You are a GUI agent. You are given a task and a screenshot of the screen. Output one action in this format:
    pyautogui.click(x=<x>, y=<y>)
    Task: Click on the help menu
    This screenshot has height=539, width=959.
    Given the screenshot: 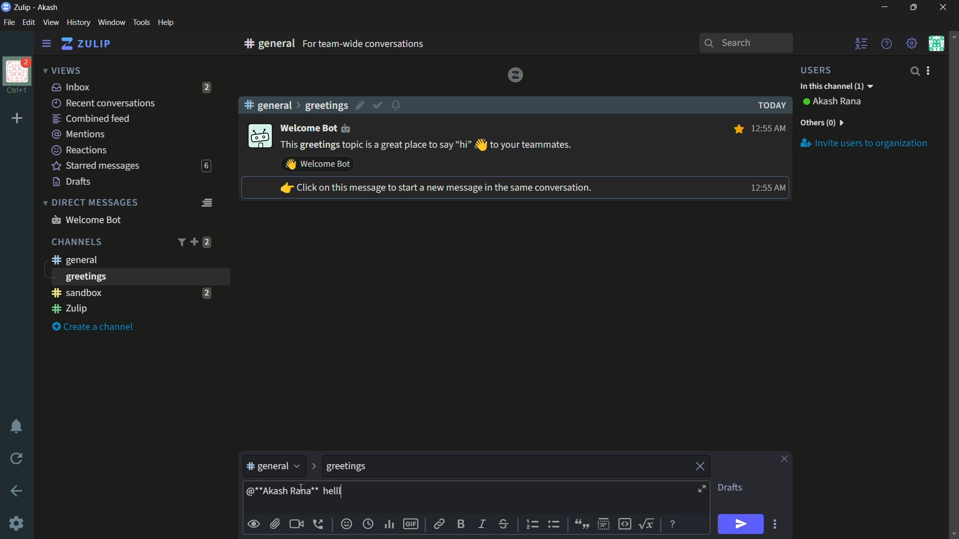 What is the action you would take?
    pyautogui.click(x=165, y=23)
    